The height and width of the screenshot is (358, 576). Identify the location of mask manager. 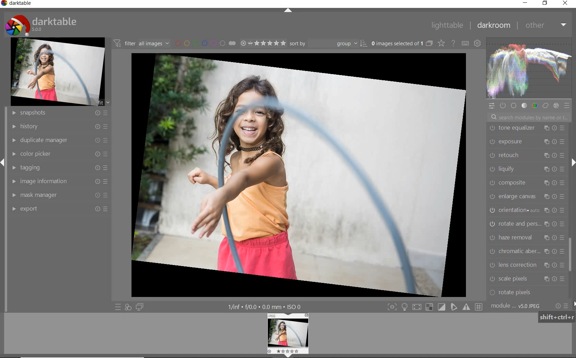
(59, 195).